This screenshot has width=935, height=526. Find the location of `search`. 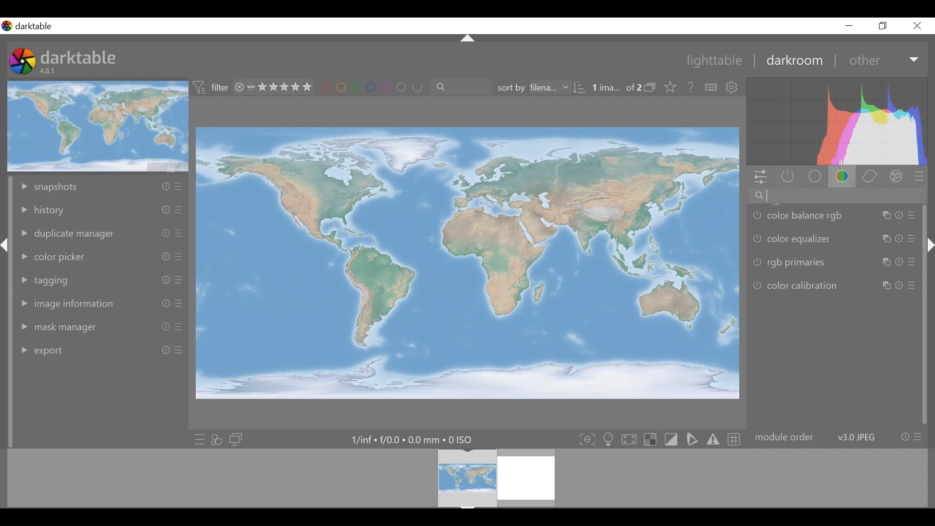

search is located at coordinates (458, 87).